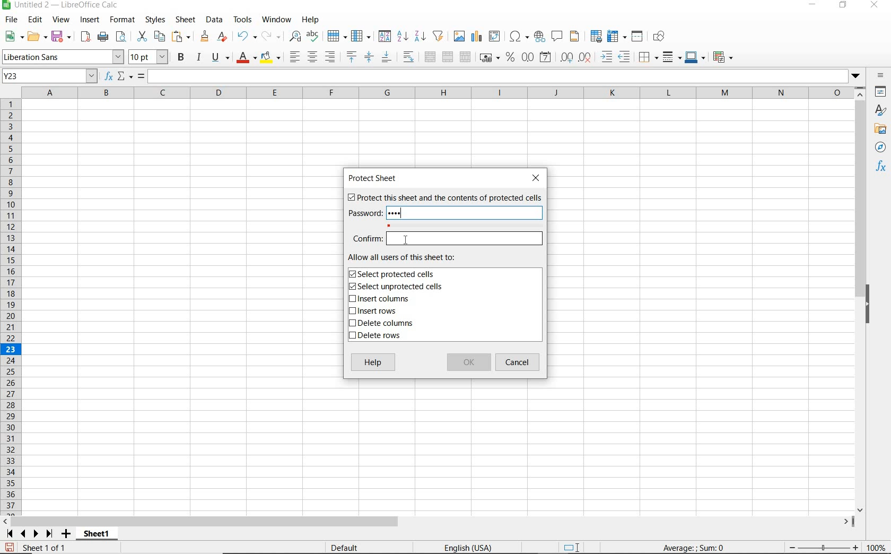  Describe the element at coordinates (670, 57) in the screenshot. I see `BORDER STYLE` at that location.